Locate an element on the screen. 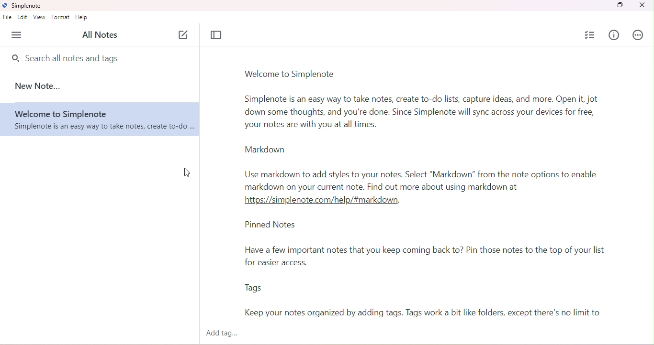 The width and height of the screenshot is (654, 345). cursor is located at coordinates (188, 172).